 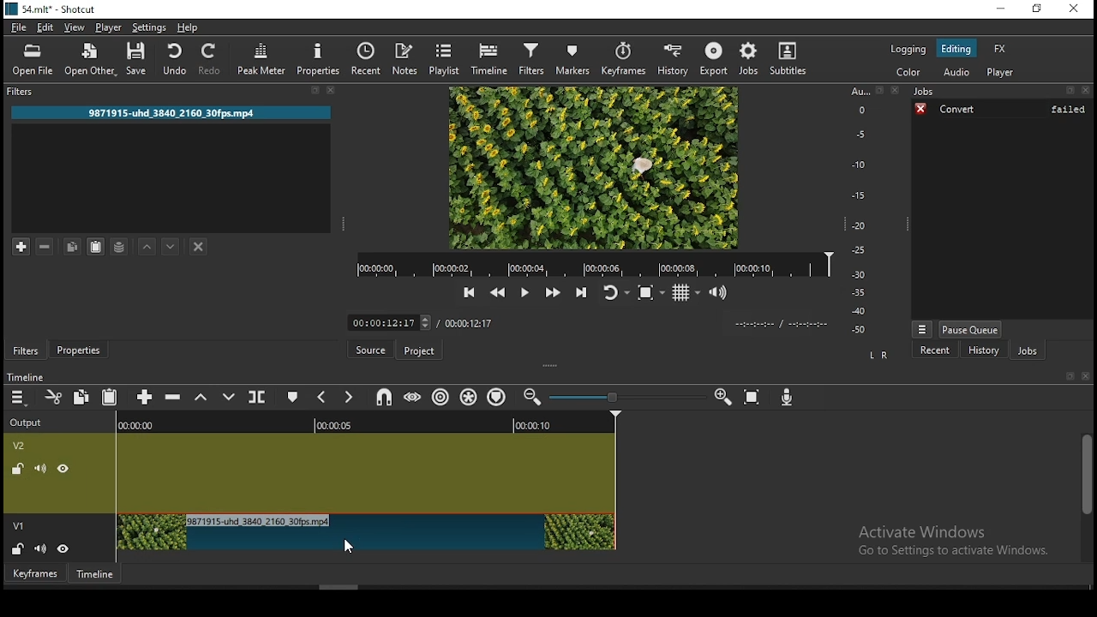 What do you see at coordinates (615, 294) in the screenshot?
I see `toggle player looping` at bounding box center [615, 294].